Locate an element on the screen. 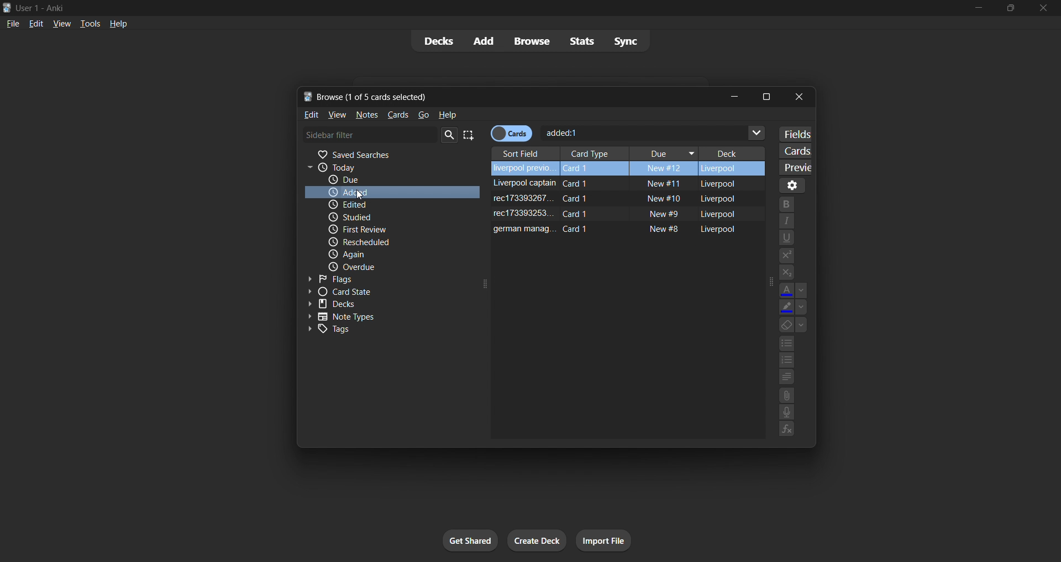 The width and height of the screenshot is (1061, 562). today filter is located at coordinates (379, 168).